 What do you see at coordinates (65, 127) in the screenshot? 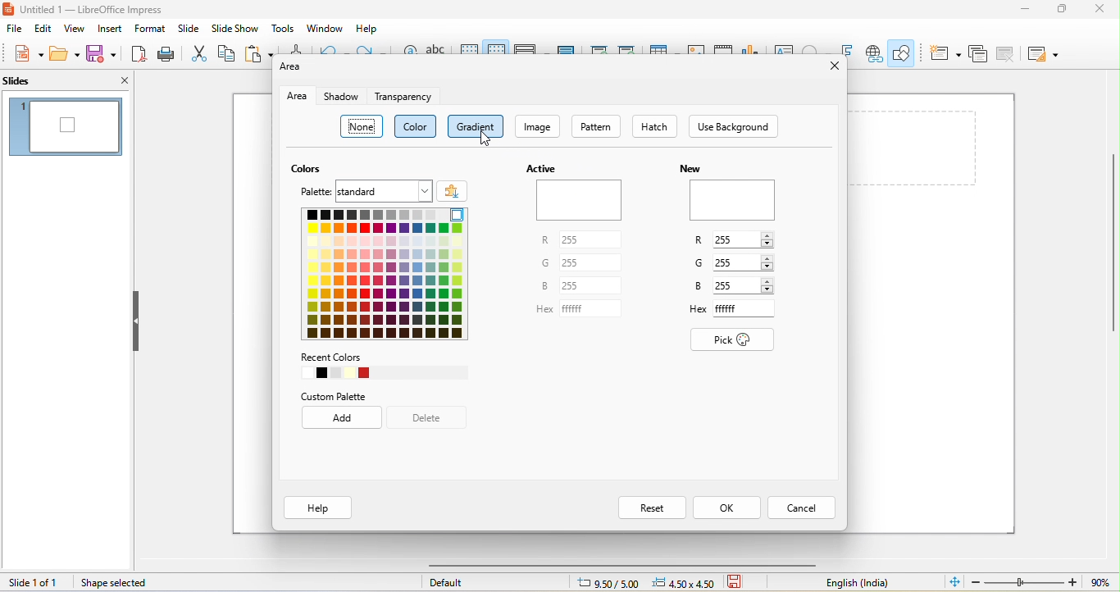
I see `slide in slide pane` at bounding box center [65, 127].